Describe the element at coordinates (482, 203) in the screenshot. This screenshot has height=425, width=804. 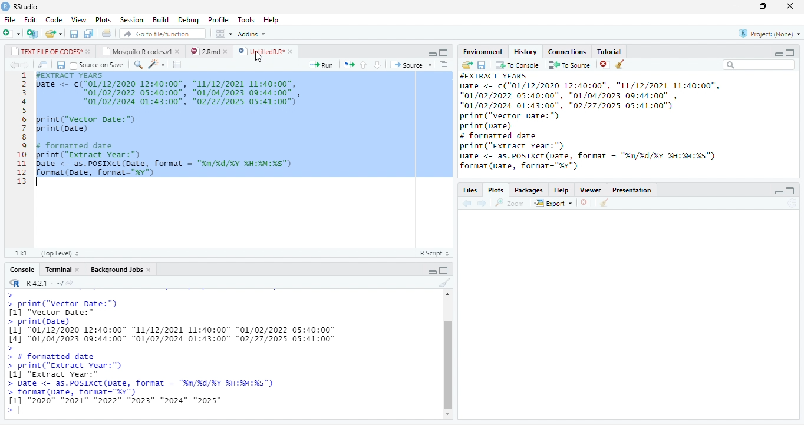
I see `forward` at that location.